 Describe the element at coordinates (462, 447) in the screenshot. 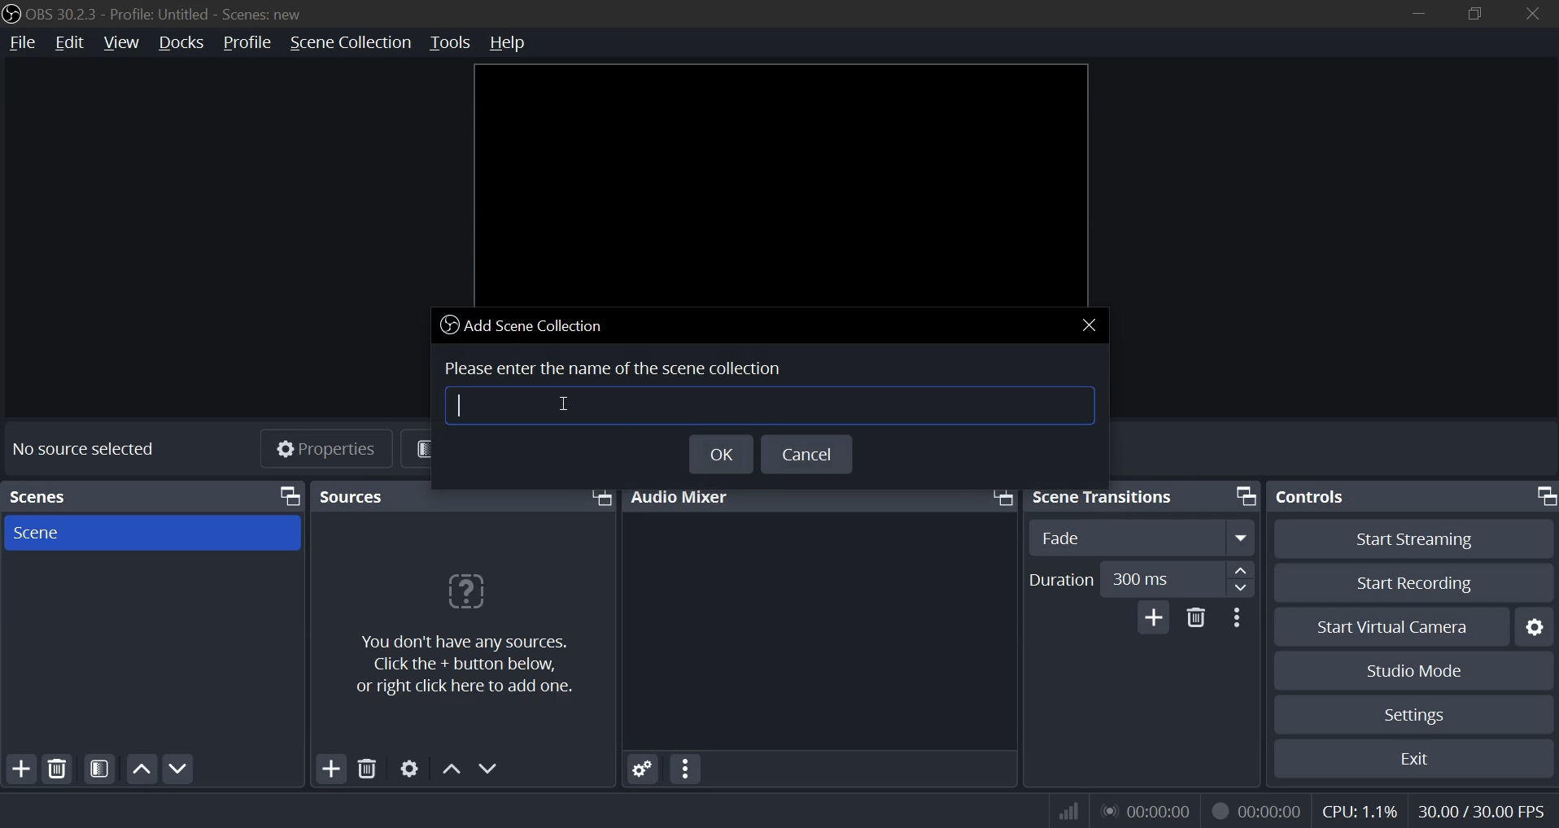

I see `filters` at that location.